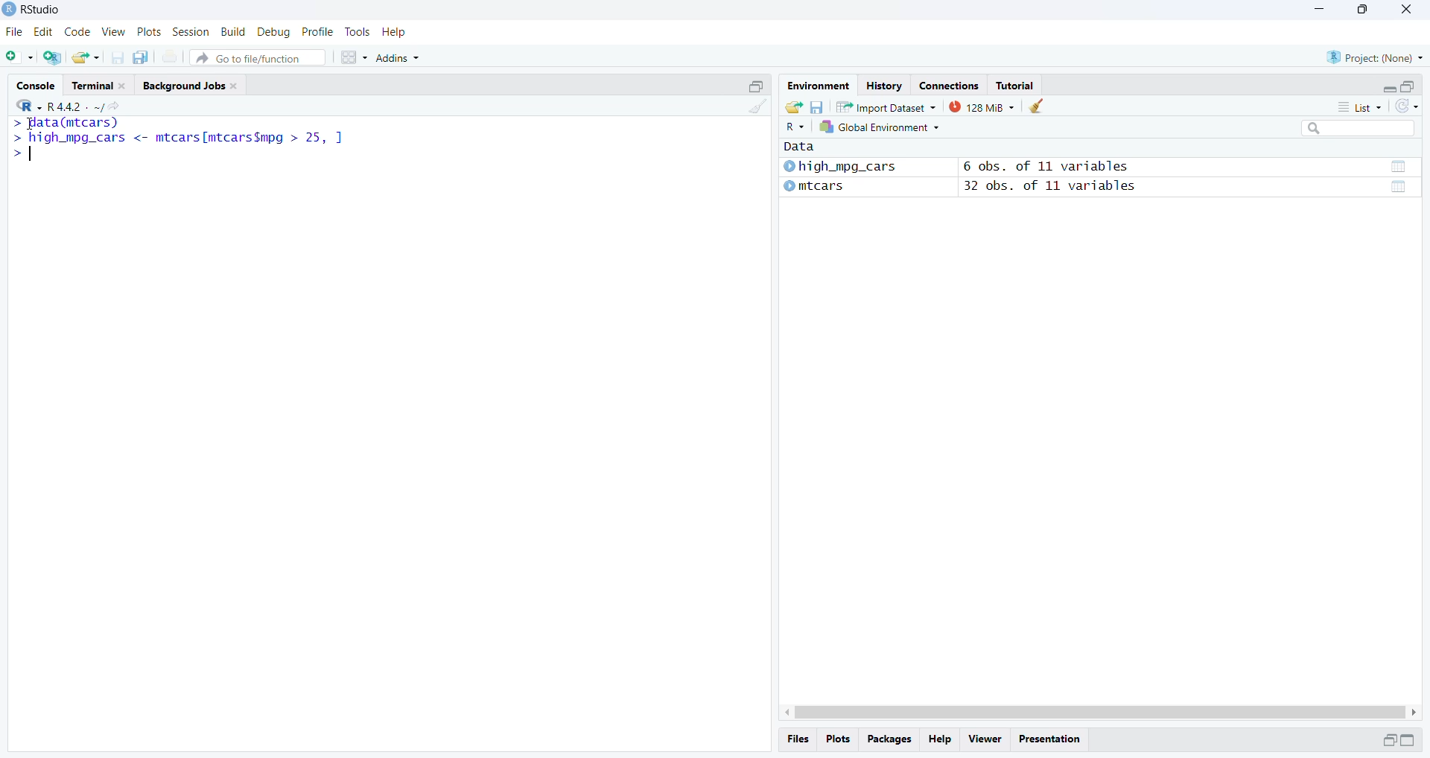  I want to click on Viewer, so click(985, 740).